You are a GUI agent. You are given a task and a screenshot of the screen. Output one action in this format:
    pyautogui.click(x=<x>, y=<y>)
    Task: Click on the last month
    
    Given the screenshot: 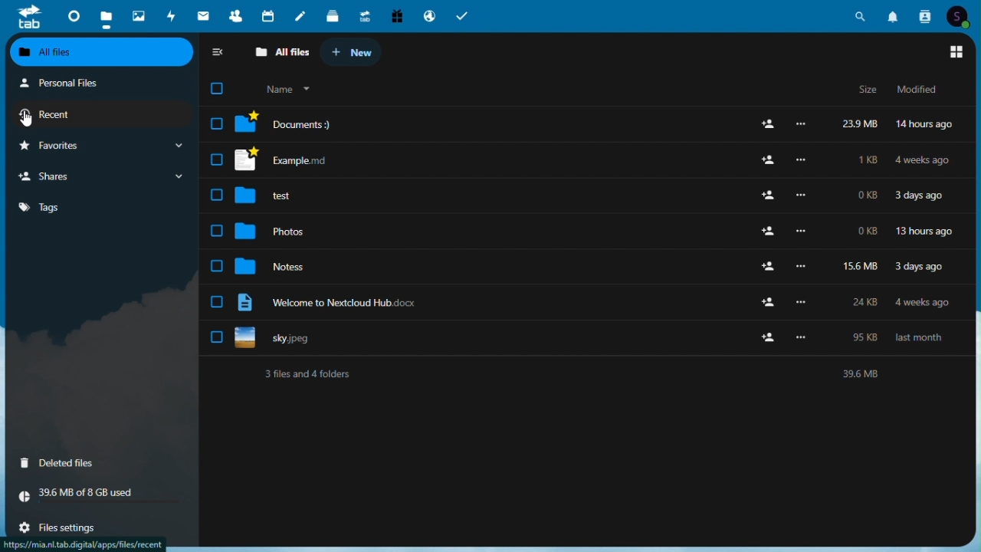 What is the action you would take?
    pyautogui.click(x=920, y=338)
    